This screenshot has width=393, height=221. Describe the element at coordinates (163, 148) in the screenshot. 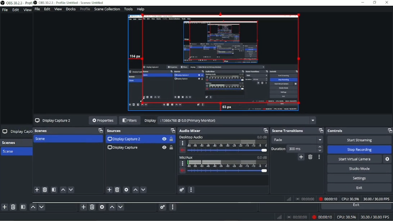

I see `Hide` at that location.